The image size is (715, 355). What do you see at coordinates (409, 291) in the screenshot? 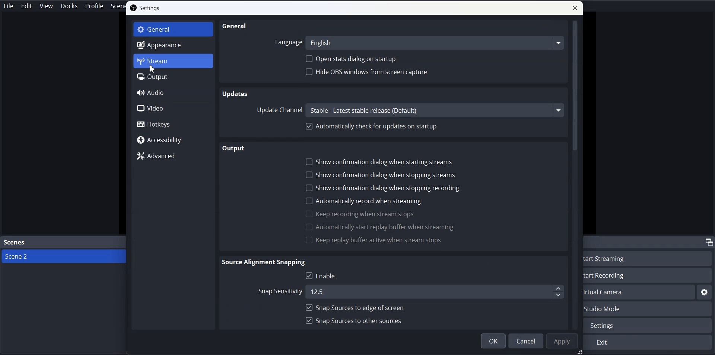
I see `Snap Sensitivity 12.5` at bounding box center [409, 291].